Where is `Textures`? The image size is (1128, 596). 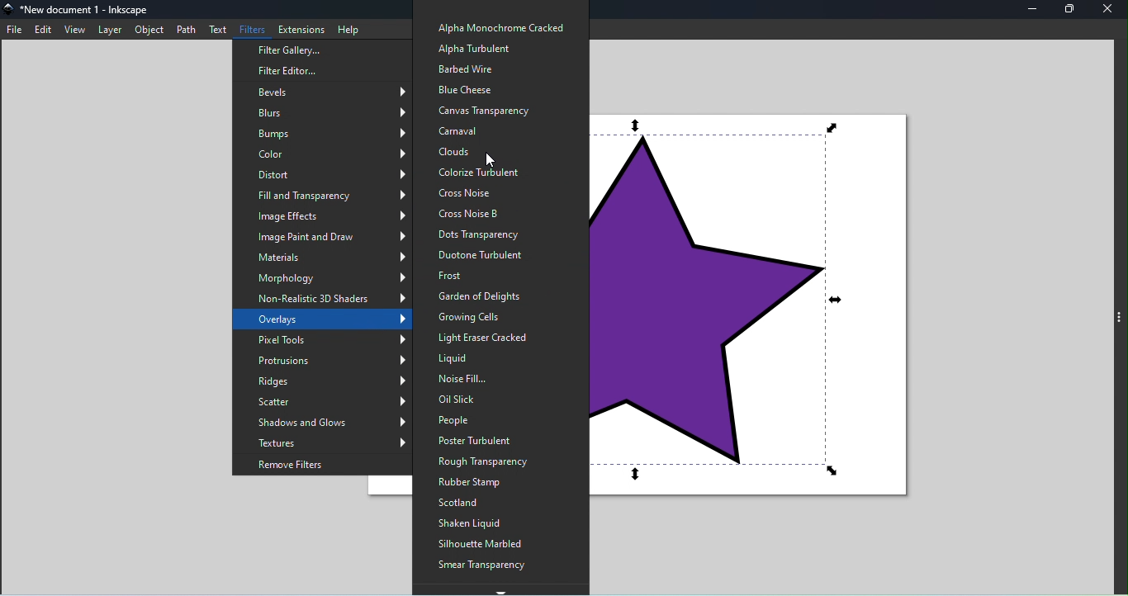 Textures is located at coordinates (329, 442).